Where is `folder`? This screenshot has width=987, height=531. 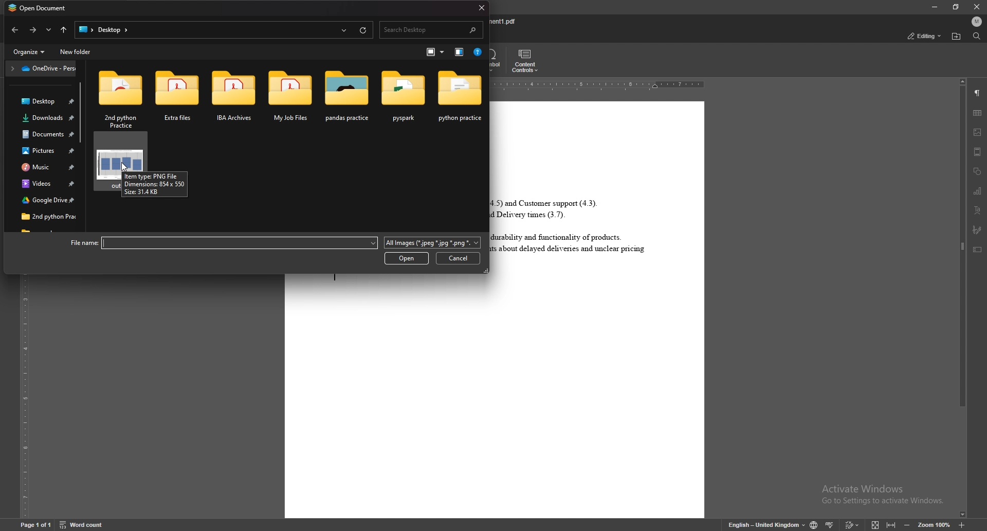
folder is located at coordinates (41, 200).